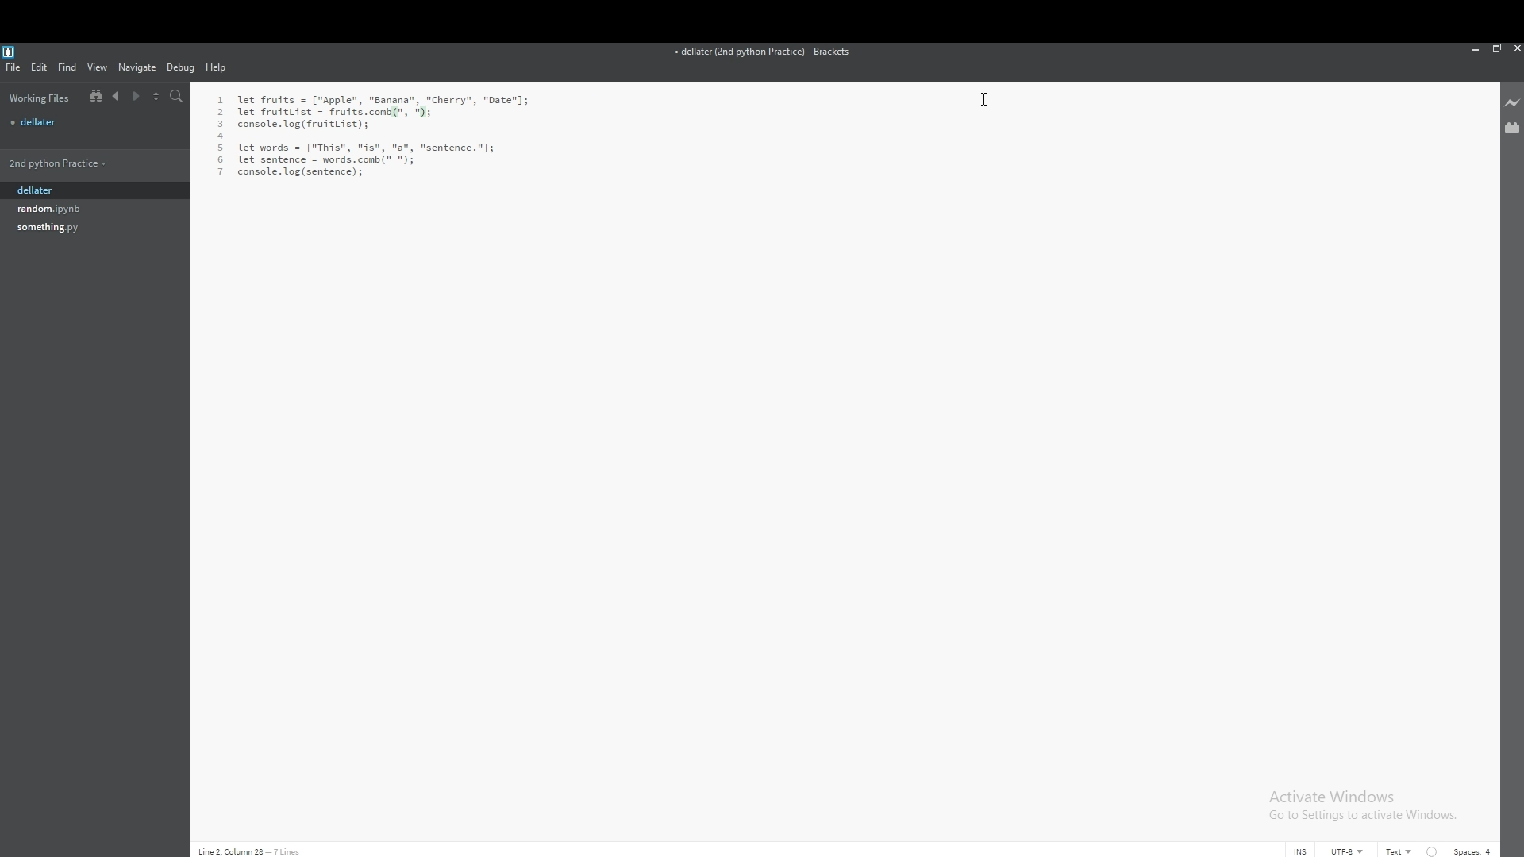 The height and width of the screenshot is (857, 1524). I want to click on file, so click(75, 208).